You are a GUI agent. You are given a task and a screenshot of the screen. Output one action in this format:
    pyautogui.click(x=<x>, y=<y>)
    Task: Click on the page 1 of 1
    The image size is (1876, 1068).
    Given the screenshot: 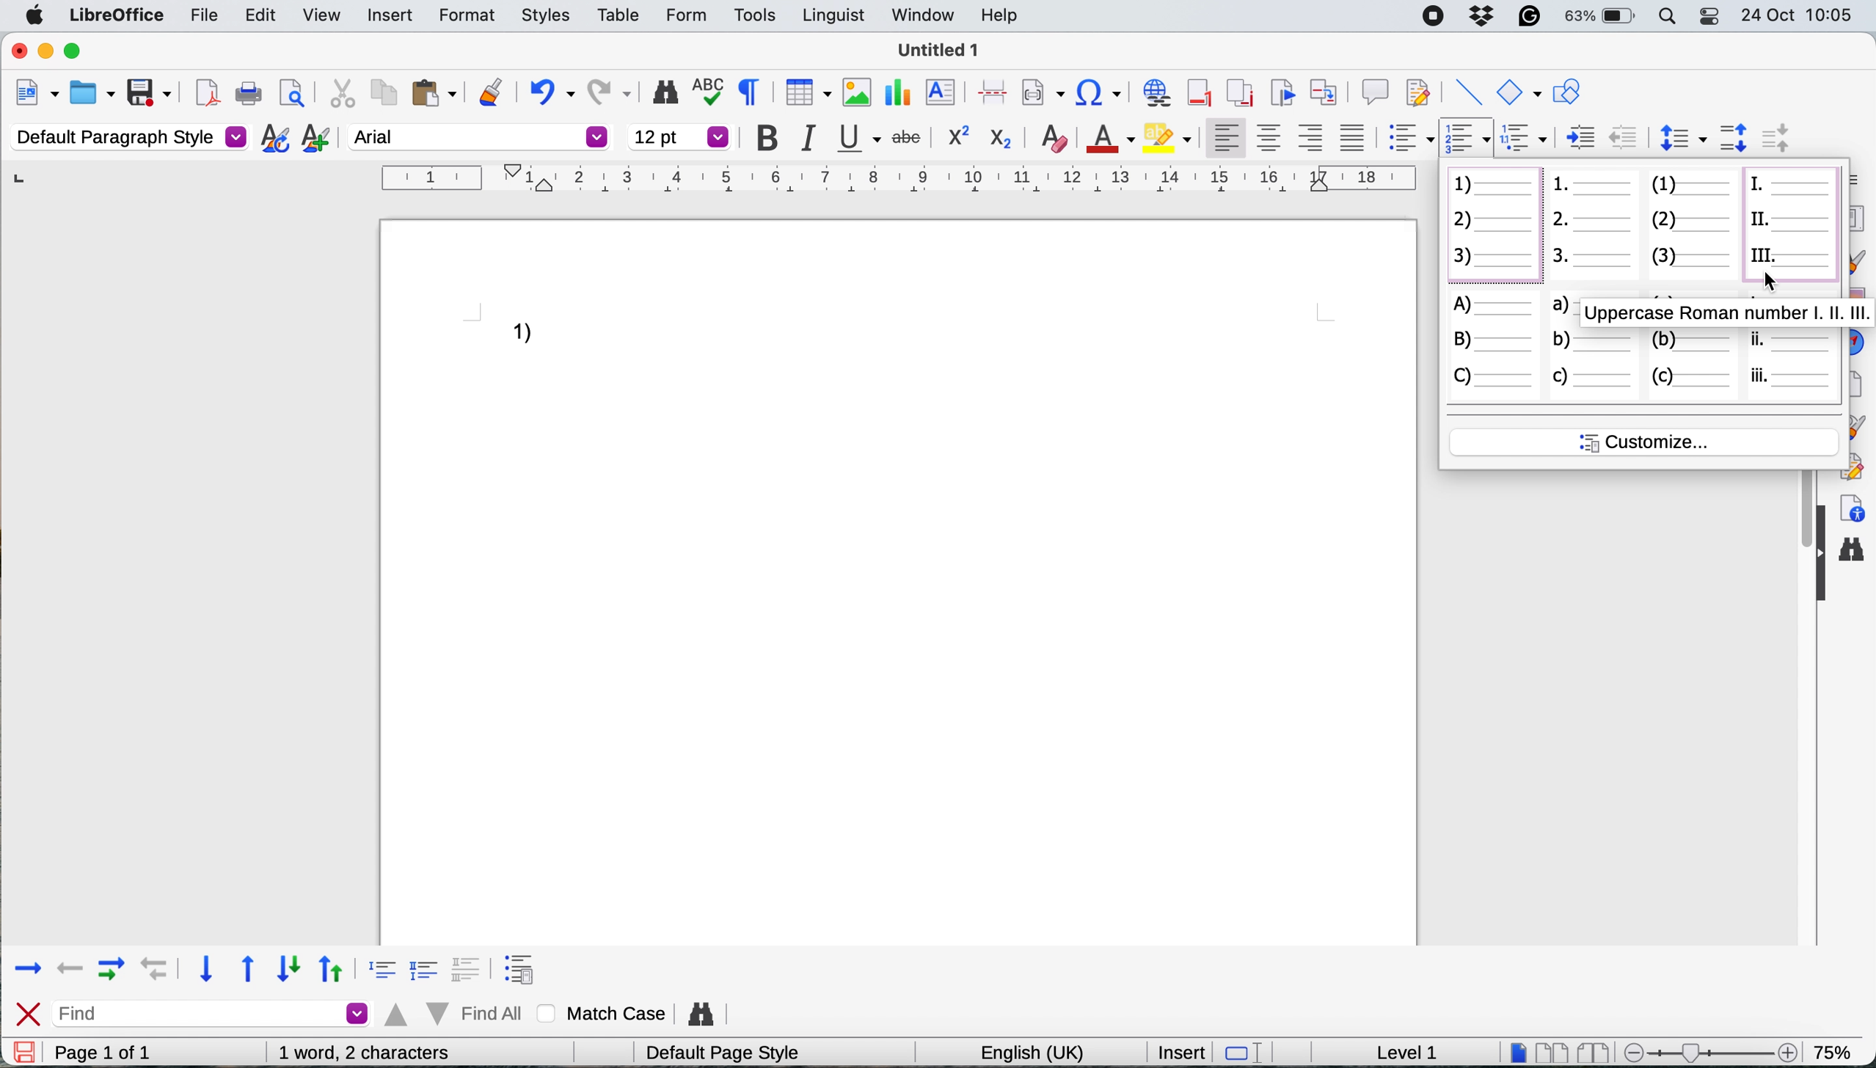 What is the action you would take?
    pyautogui.click(x=126, y=1053)
    